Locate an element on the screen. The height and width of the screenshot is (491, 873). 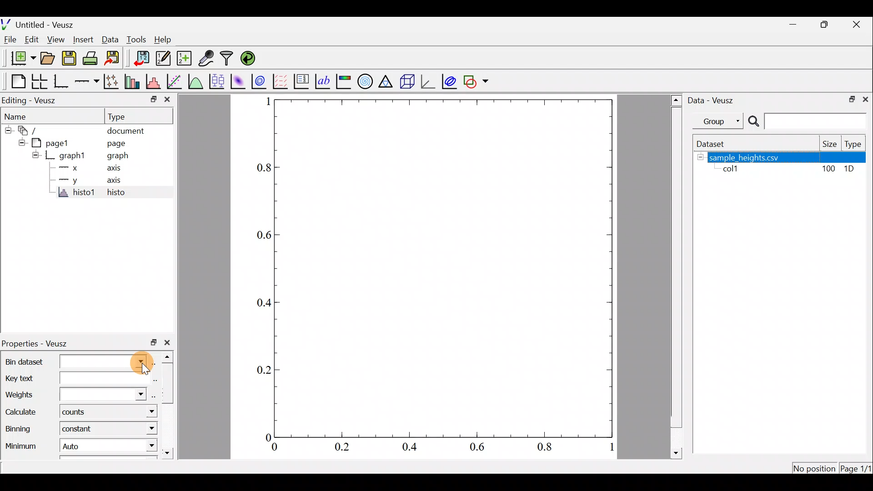
Bin dataset is located at coordinates (69, 361).